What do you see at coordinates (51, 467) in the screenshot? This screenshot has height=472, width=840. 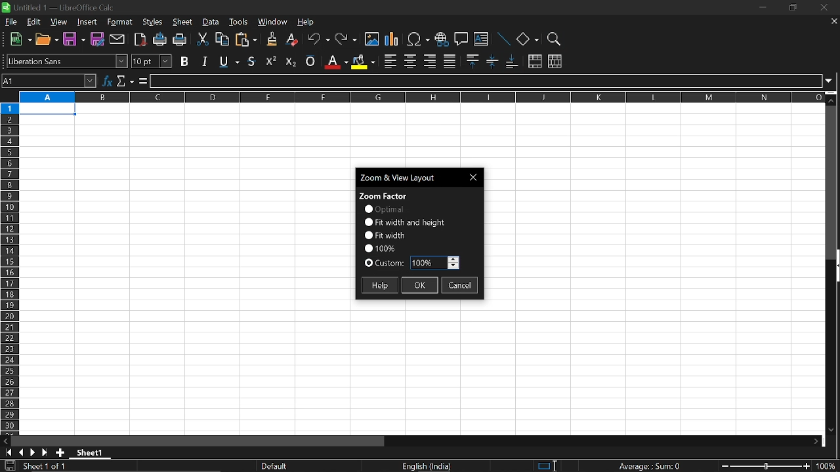 I see `current sheet` at bounding box center [51, 467].